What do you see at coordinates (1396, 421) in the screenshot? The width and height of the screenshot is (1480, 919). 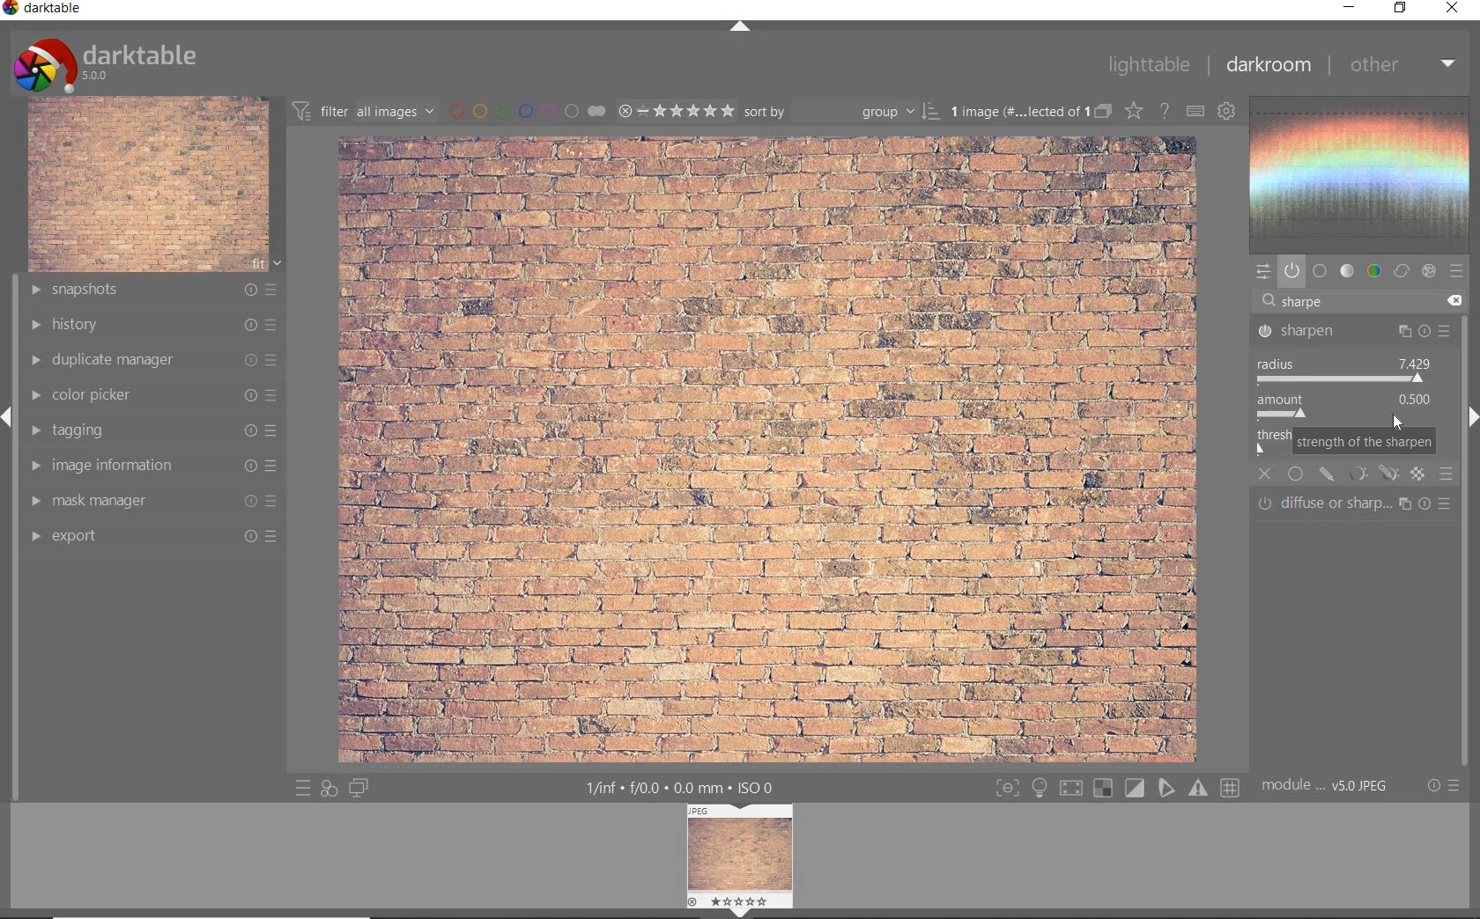 I see `CURSOR POSITION` at bounding box center [1396, 421].